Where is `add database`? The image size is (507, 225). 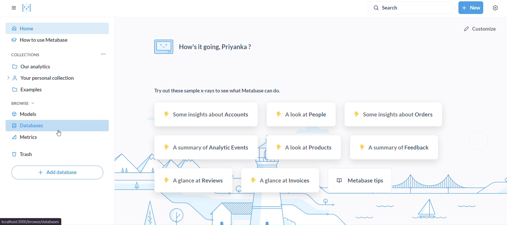
add database is located at coordinates (57, 173).